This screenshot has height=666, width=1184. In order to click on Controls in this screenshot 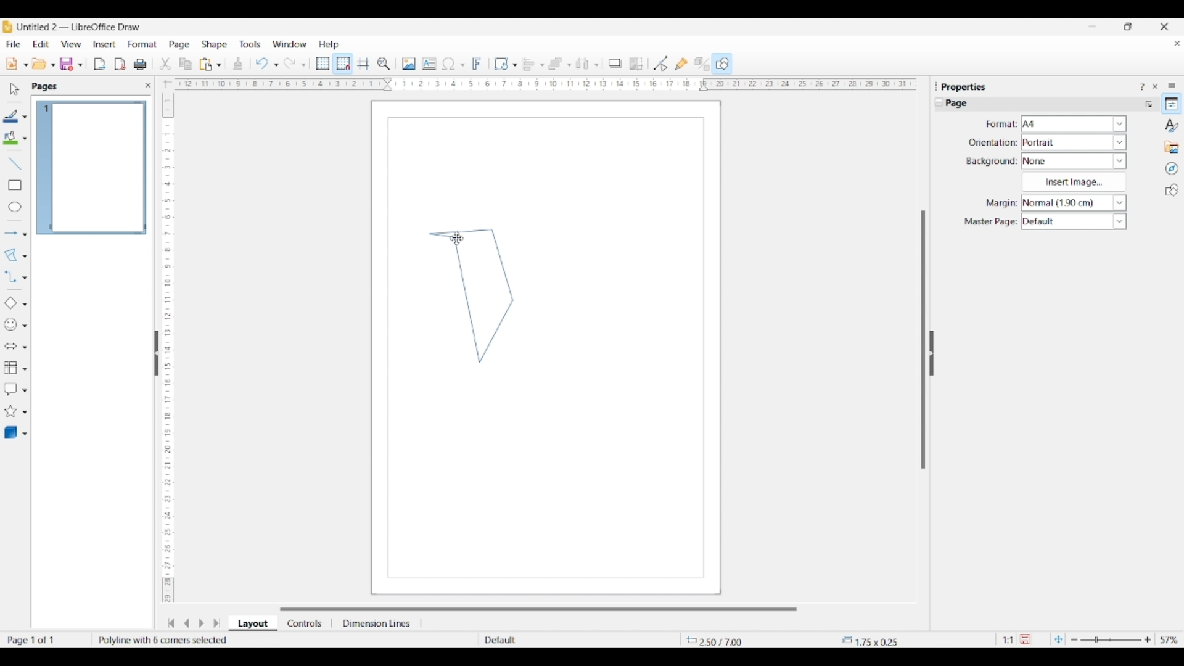, I will do `click(306, 623)`.